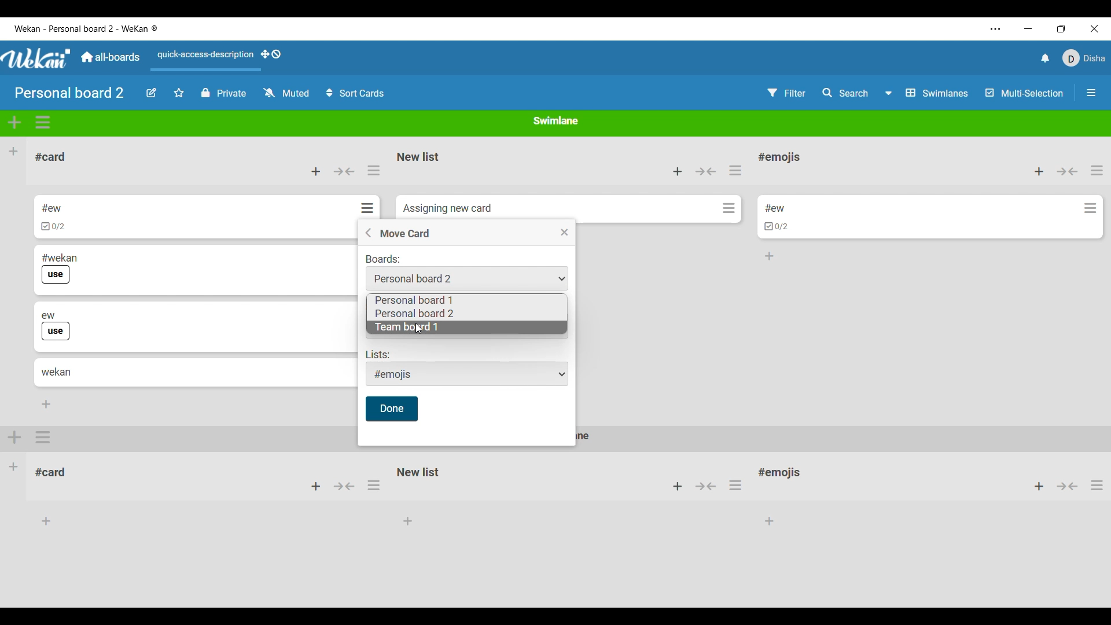  Describe the element at coordinates (1028, 29) in the screenshot. I see `Minimize` at that location.